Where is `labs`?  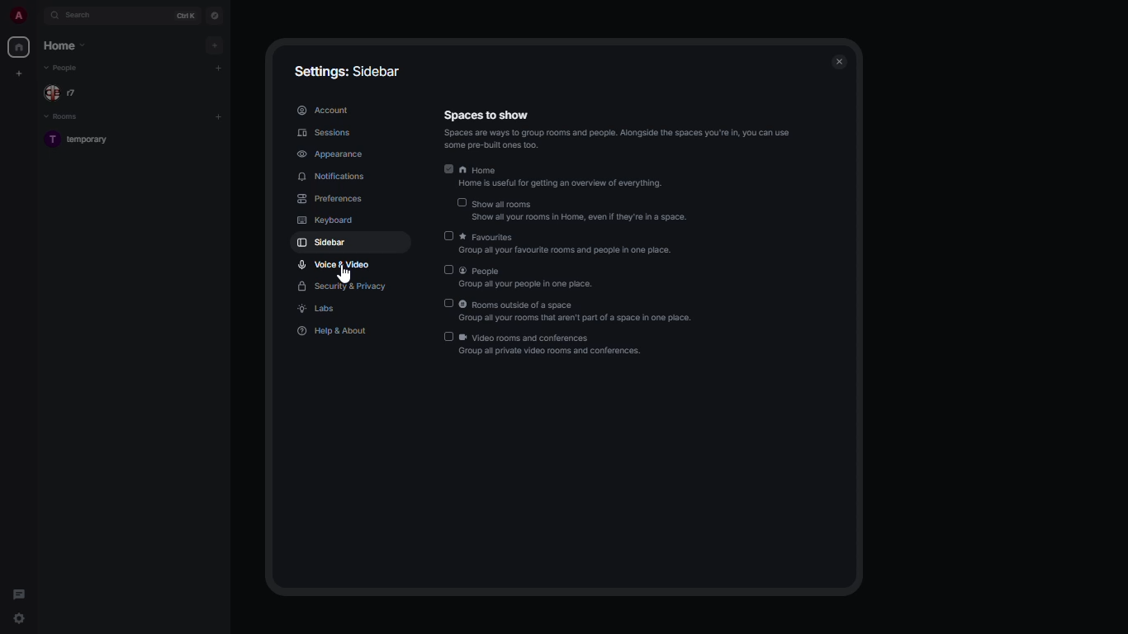
labs is located at coordinates (319, 310).